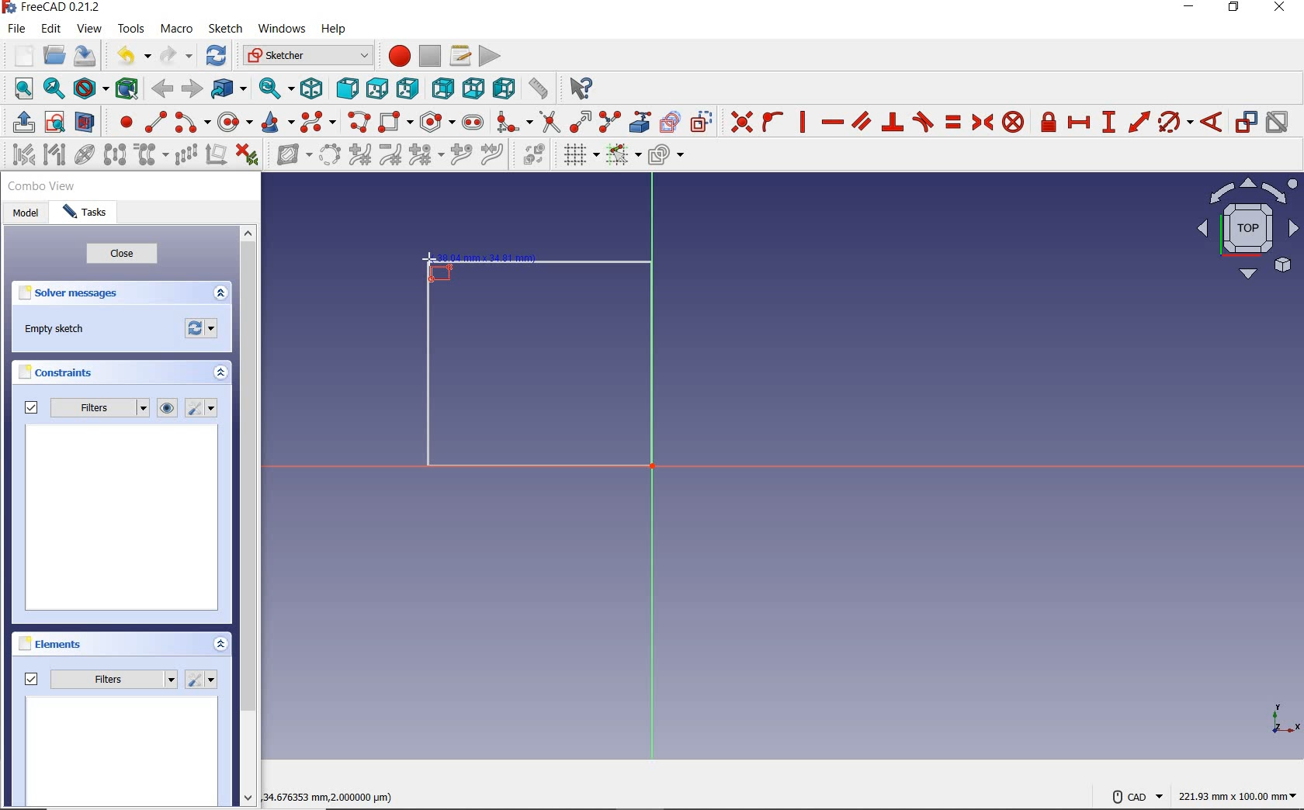 The width and height of the screenshot is (1304, 810). What do you see at coordinates (186, 155) in the screenshot?
I see `rectangular array` at bounding box center [186, 155].